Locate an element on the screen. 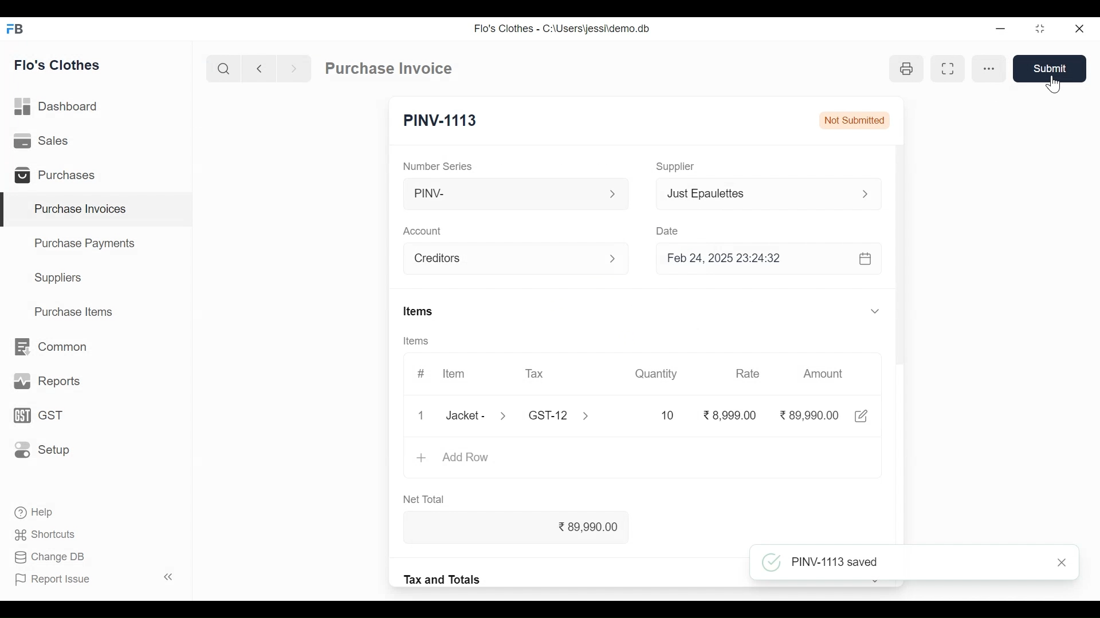  Tax is located at coordinates (551, 415).